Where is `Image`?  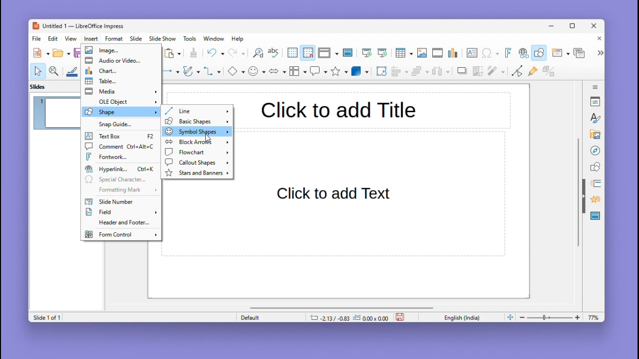
Image is located at coordinates (120, 50).